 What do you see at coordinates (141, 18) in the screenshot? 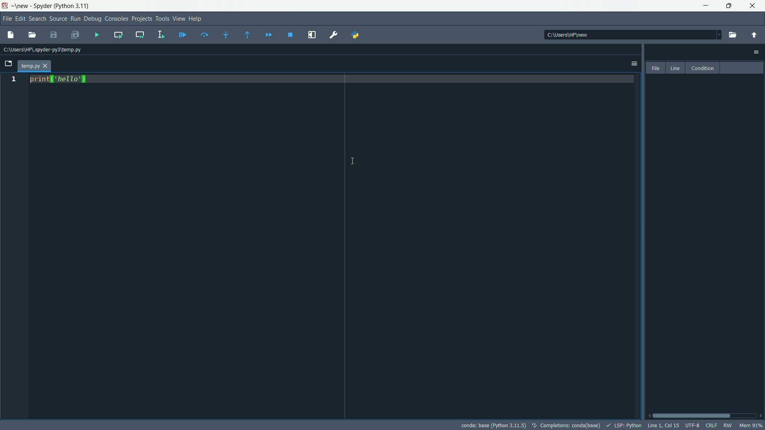
I see `projects menu` at bounding box center [141, 18].